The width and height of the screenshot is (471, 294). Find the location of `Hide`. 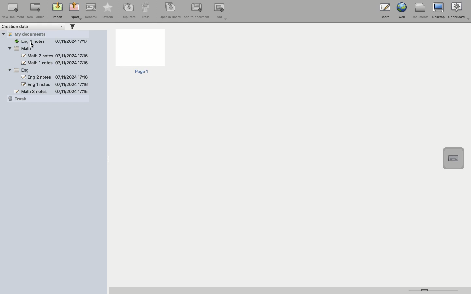

Hide is located at coordinates (9, 47).